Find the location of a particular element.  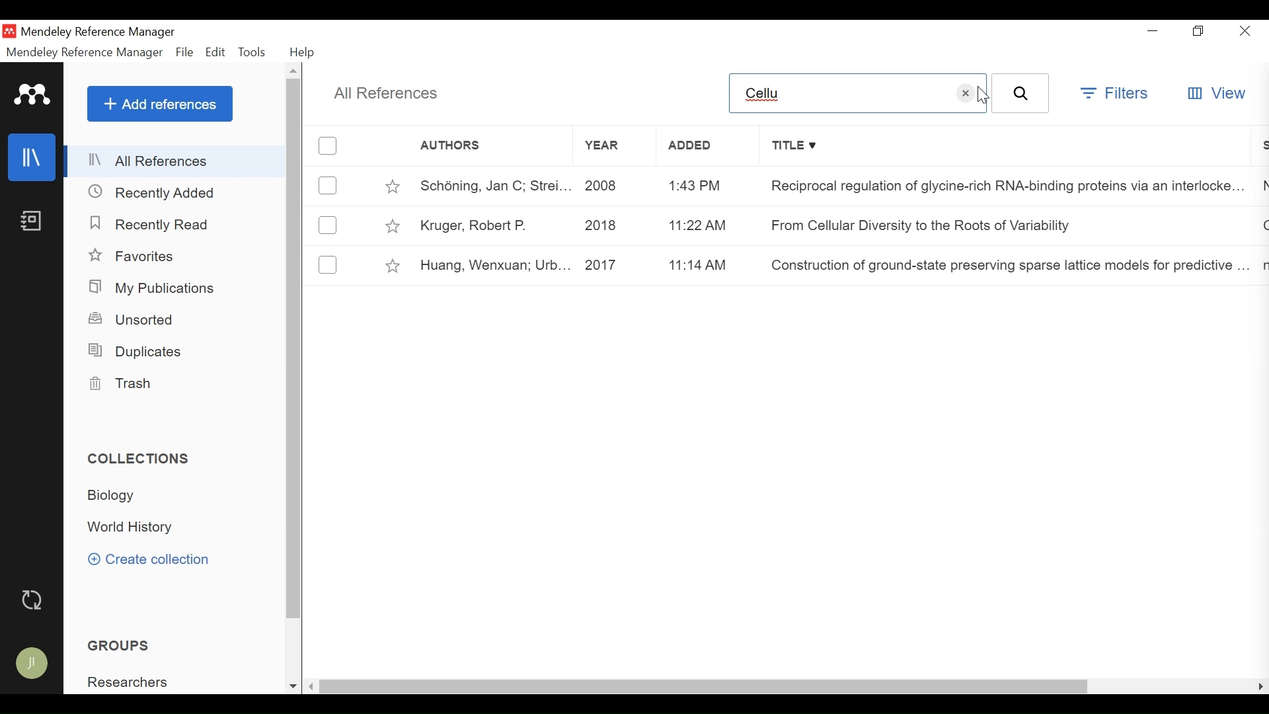

Vertical Scroll bar is located at coordinates (295, 349).